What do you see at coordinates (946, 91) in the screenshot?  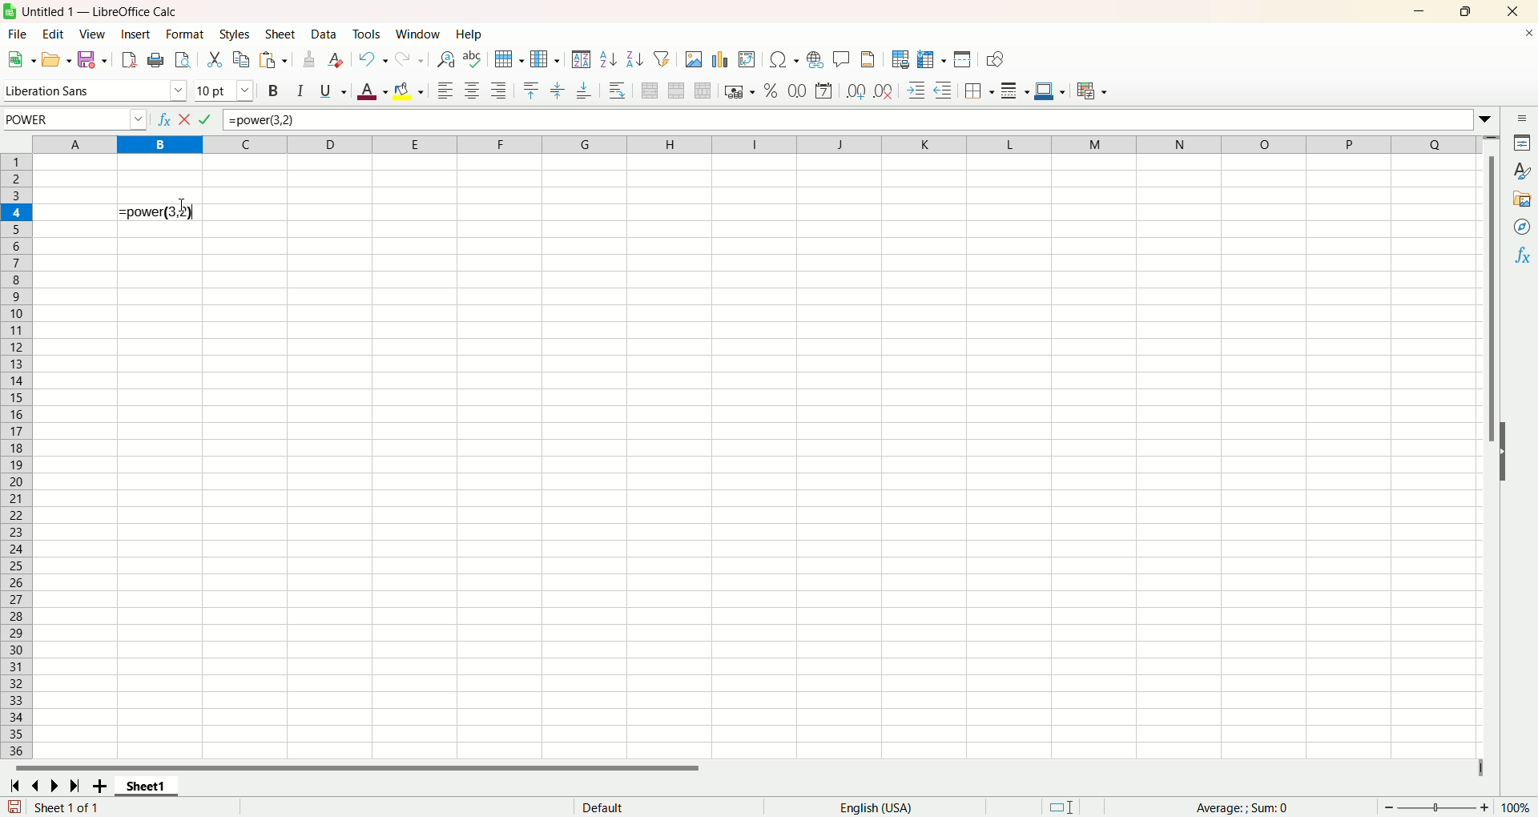 I see `decrease indent` at bounding box center [946, 91].